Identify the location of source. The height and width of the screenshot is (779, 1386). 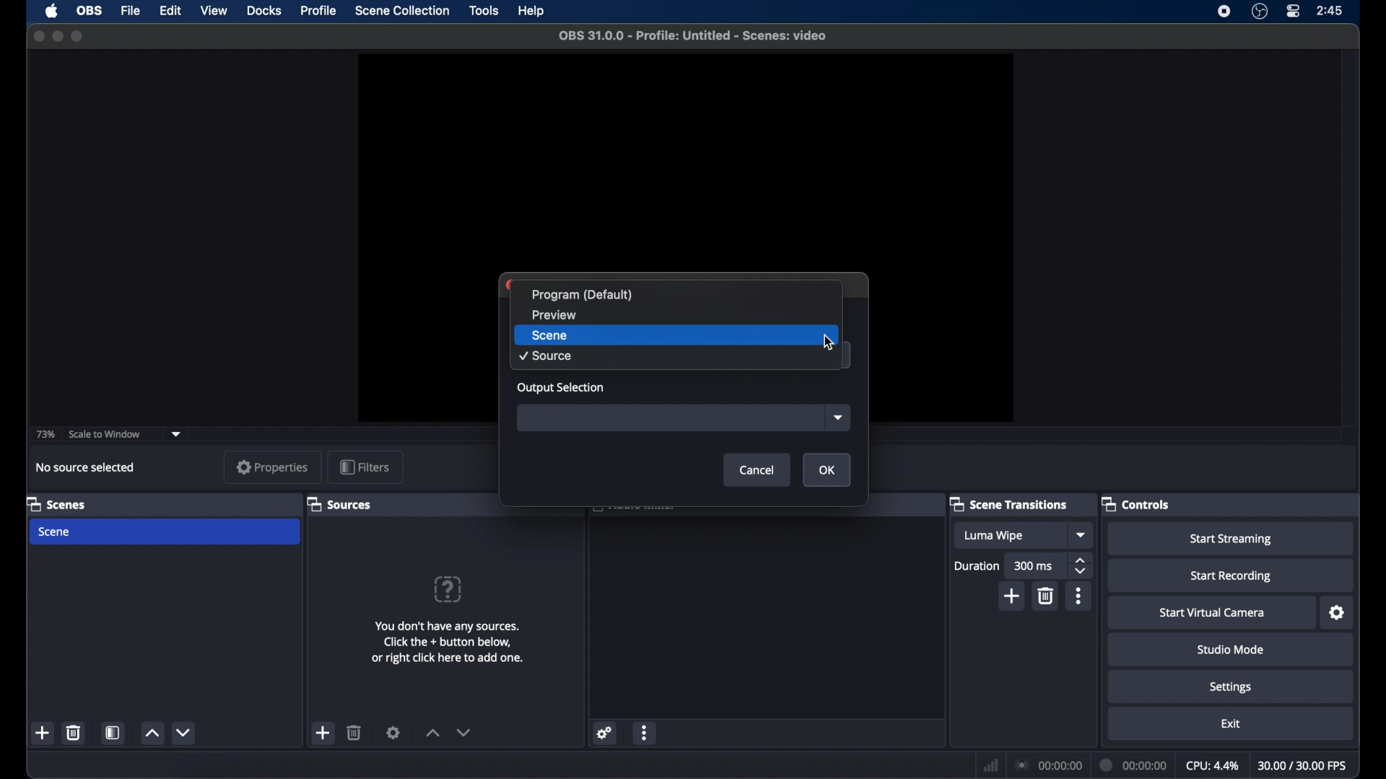
(674, 356).